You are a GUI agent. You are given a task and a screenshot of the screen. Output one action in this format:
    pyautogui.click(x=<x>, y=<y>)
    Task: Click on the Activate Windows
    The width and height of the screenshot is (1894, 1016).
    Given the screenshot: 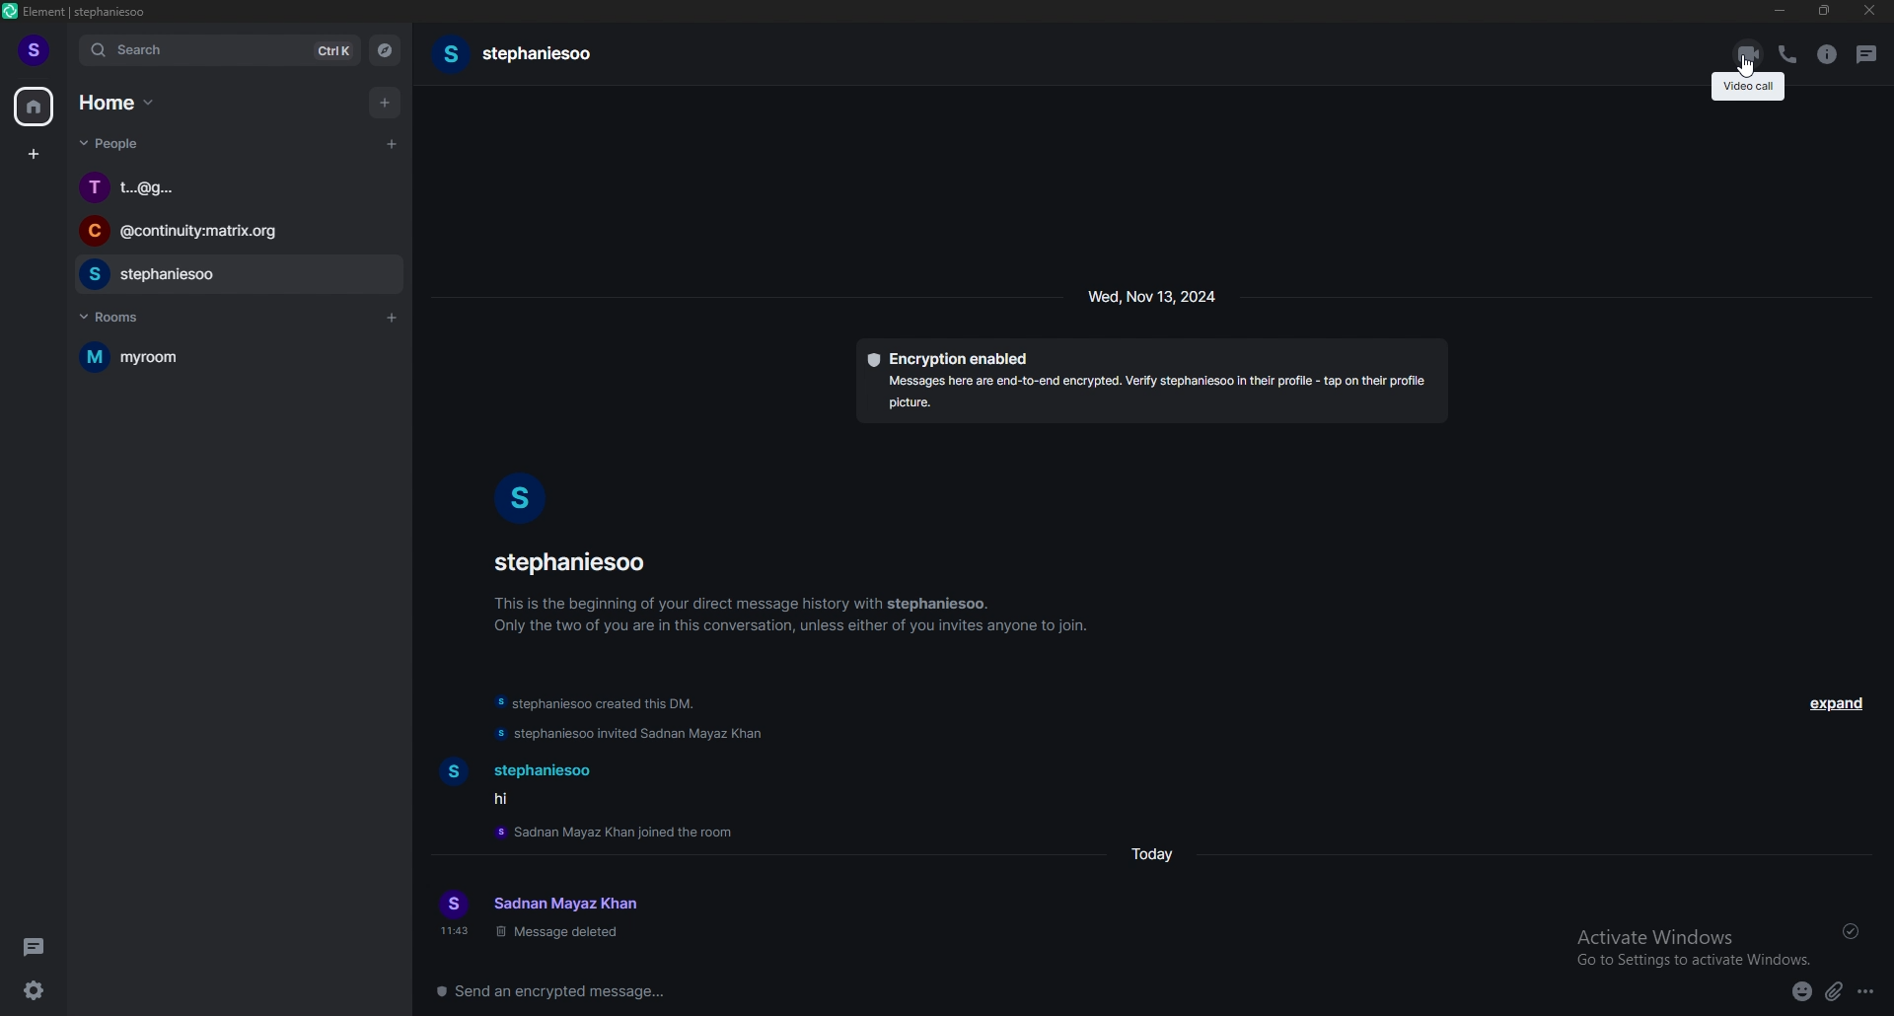 What is the action you would take?
    pyautogui.click(x=1686, y=941)
    